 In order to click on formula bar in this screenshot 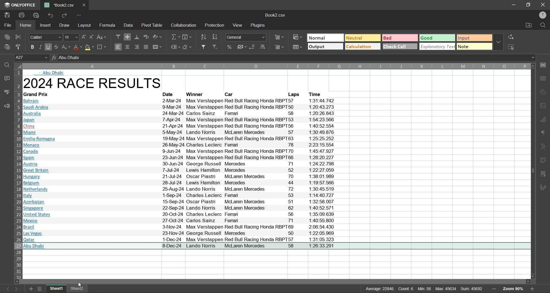, I will do `click(294, 58)`.